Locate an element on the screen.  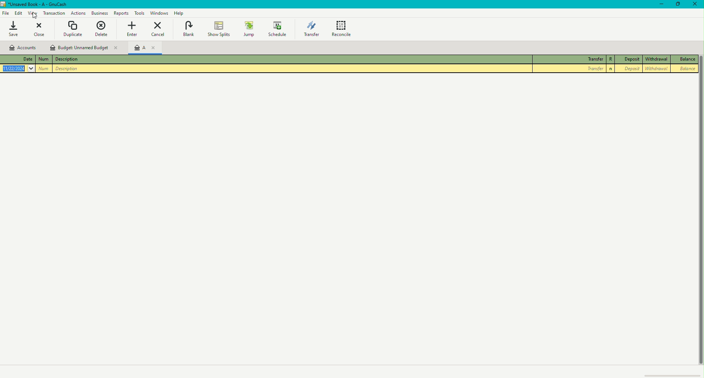
Balance is located at coordinates (685, 60).